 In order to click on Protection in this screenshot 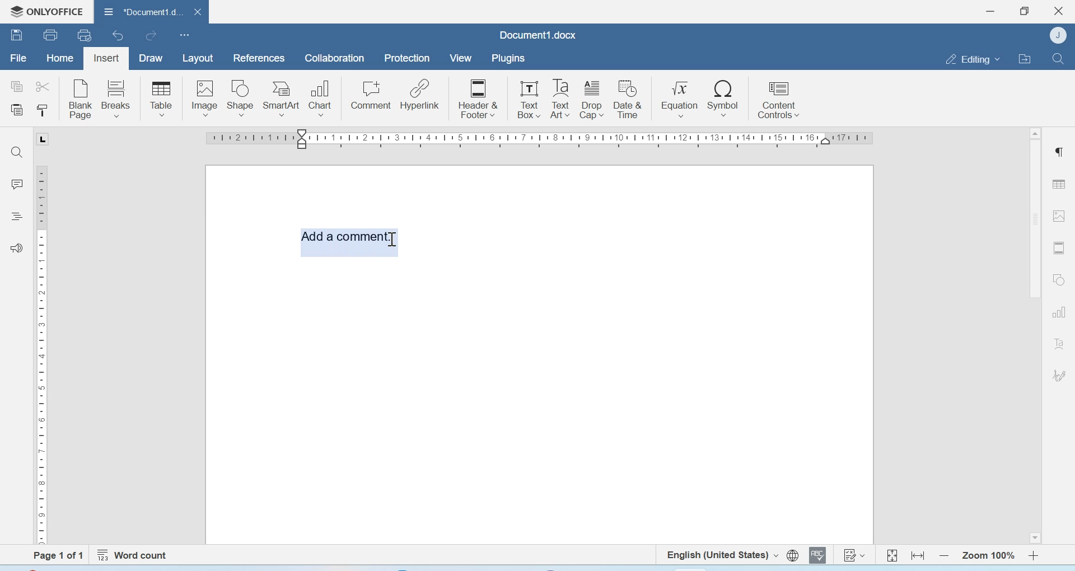, I will do `click(407, 59)`.